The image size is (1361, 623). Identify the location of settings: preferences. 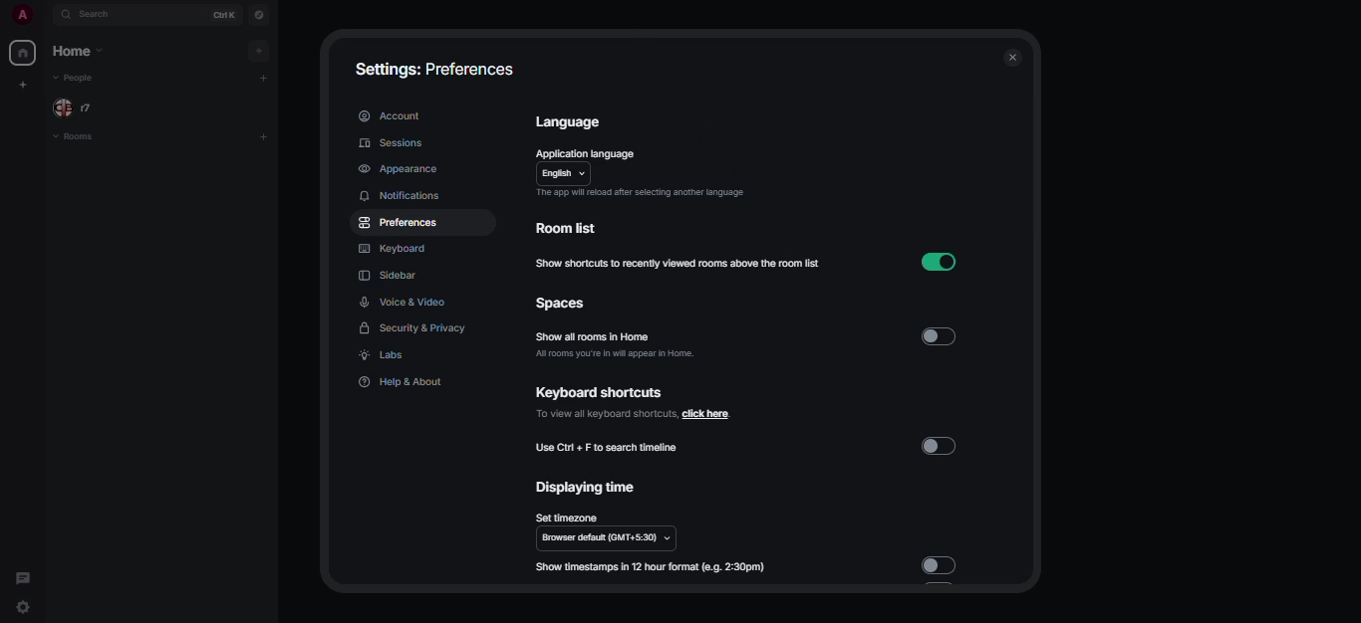
(437, 68).